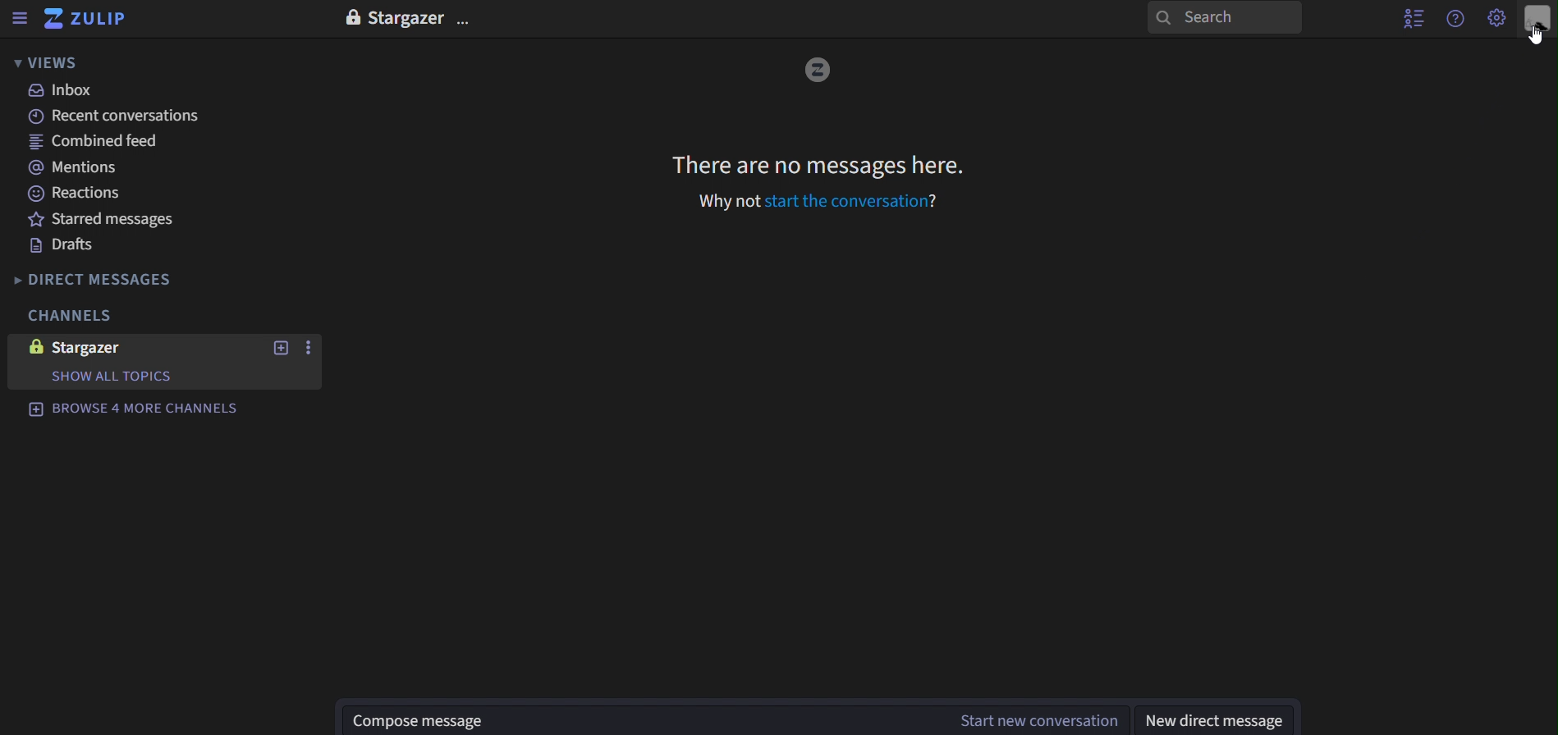  I want to click on starred messages, so click(110, 220).